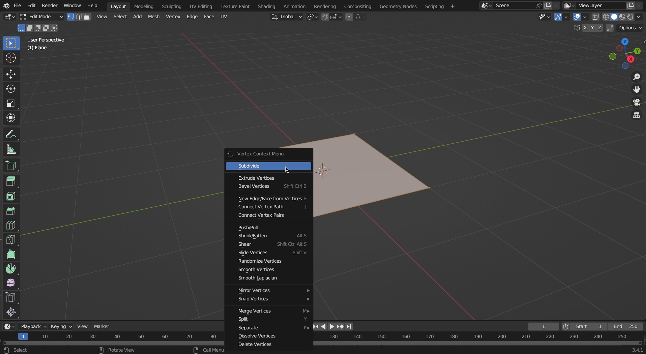 Image resolution: width=646 pixels, height=354 pixels. I want to click on Spin, so click(10, 268).